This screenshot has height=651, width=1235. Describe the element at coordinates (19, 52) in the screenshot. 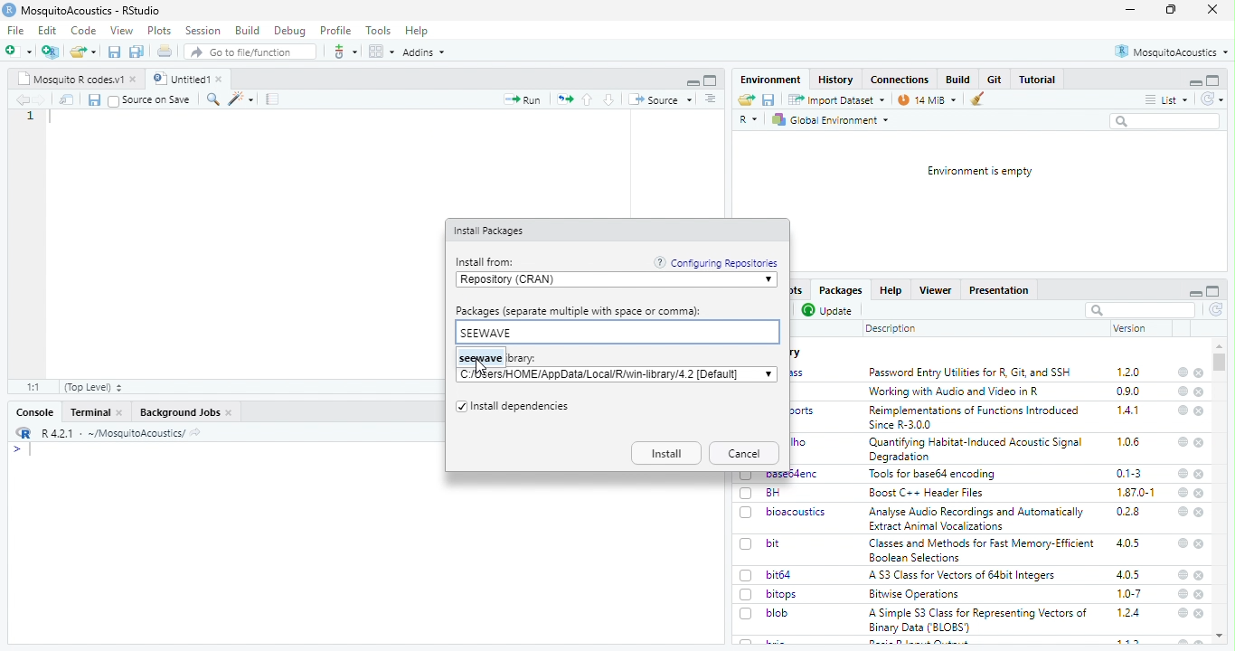

I see `open file` at that location.